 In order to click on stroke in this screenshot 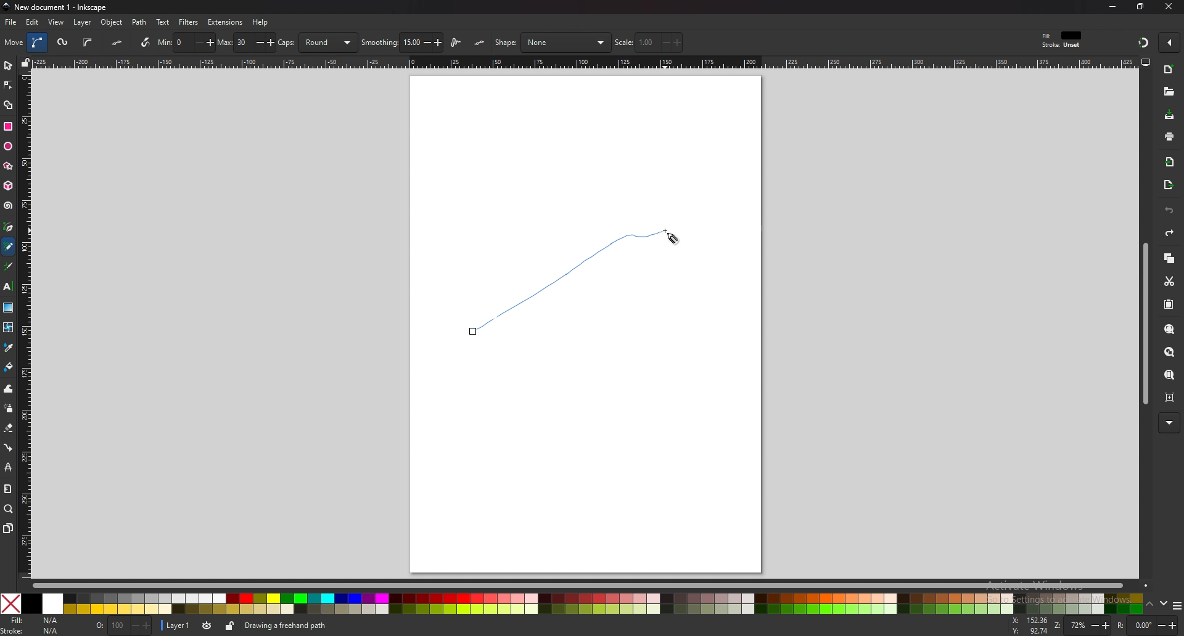, I will do `click(33, 631)`.